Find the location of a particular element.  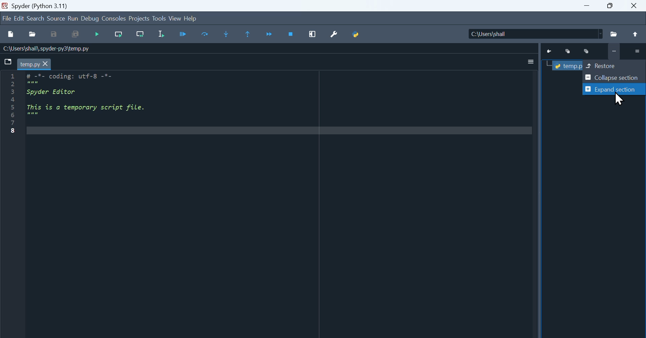

More is located at coordinates (613, 52).